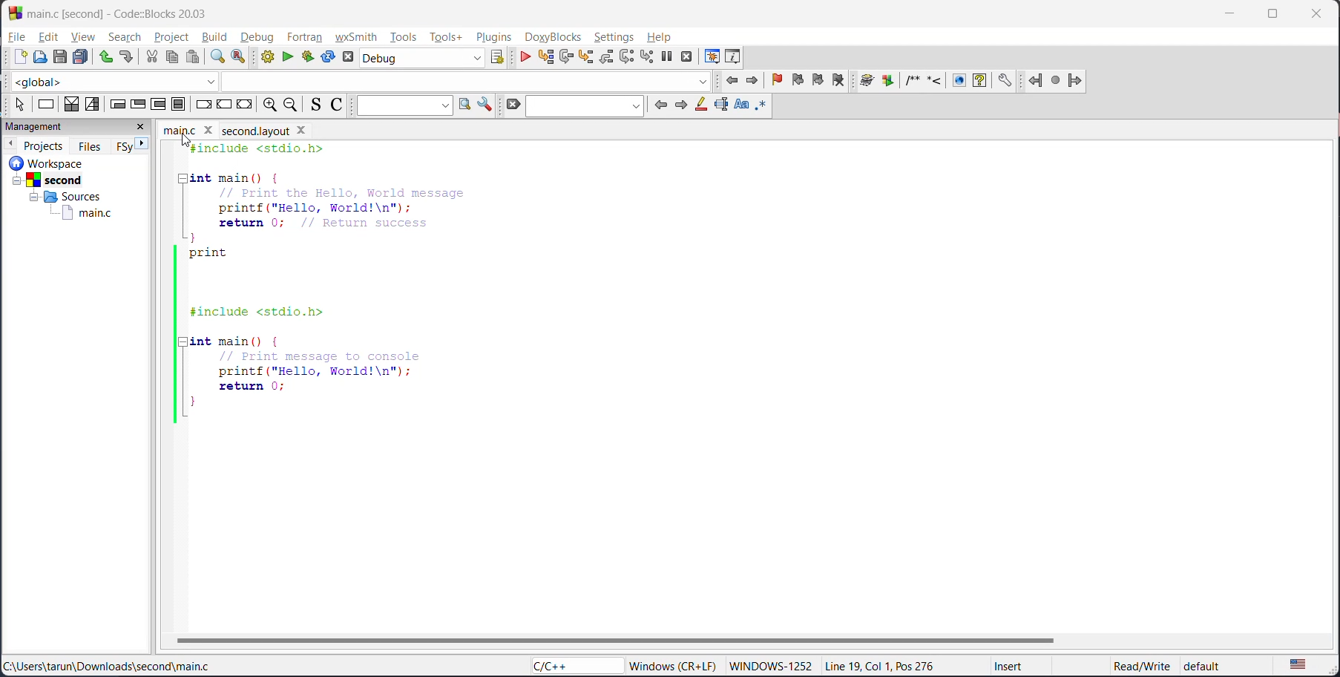 The height and width of the screenshot is (677, 1340). What do you see at coordinates (528, 58) in the screenshot?
I see `debug` at bounding box center [528, 58].